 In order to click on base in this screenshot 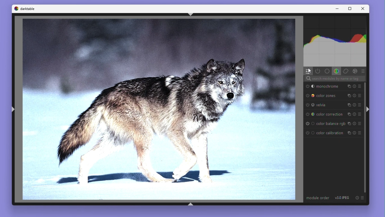, I will do `click(327, 71)`.